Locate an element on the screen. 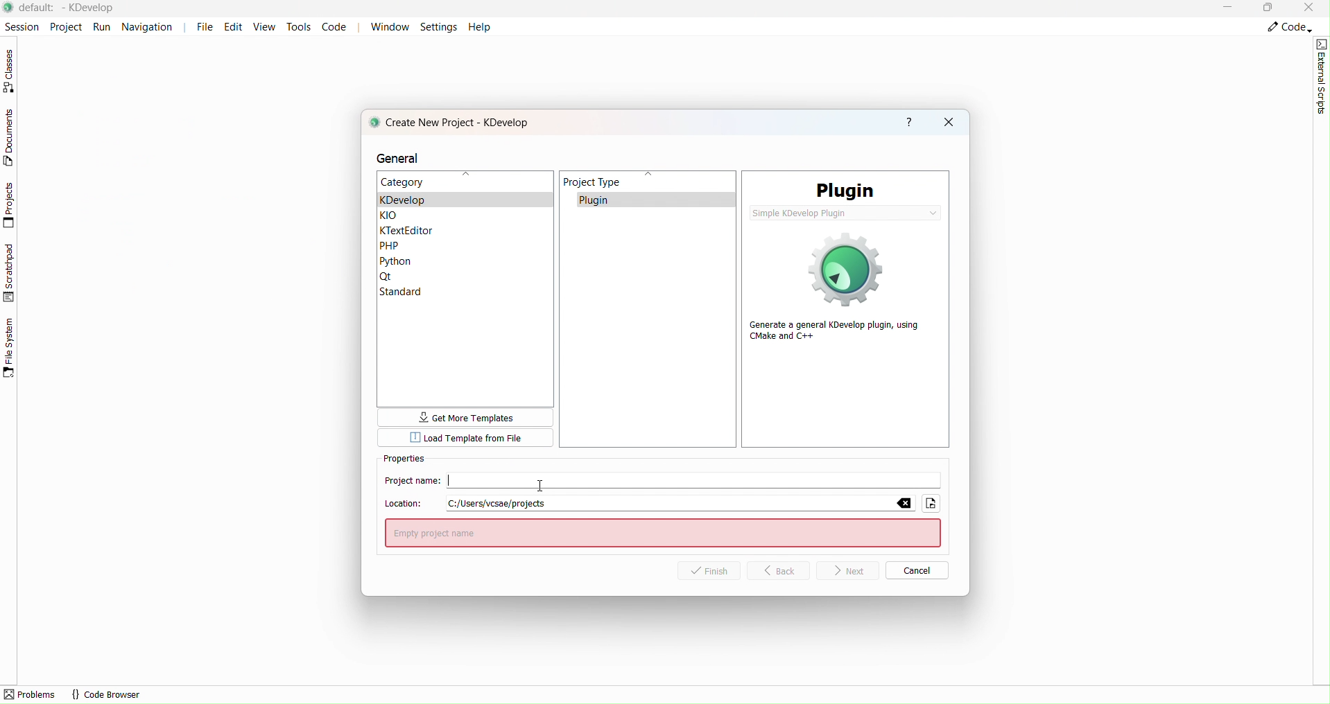 Image resolution: width=1330 pixels, height=704 pixels. KLO is located at coordinates (404, 214).